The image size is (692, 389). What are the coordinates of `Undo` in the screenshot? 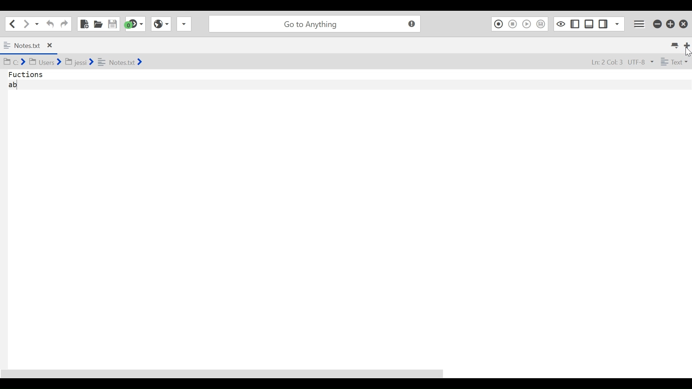 It's located at (50, 23).